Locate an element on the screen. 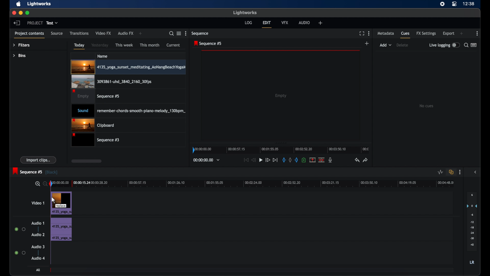 The height and width of the screenshot is (276, 490). metadata is located at coordinates (386, 33).